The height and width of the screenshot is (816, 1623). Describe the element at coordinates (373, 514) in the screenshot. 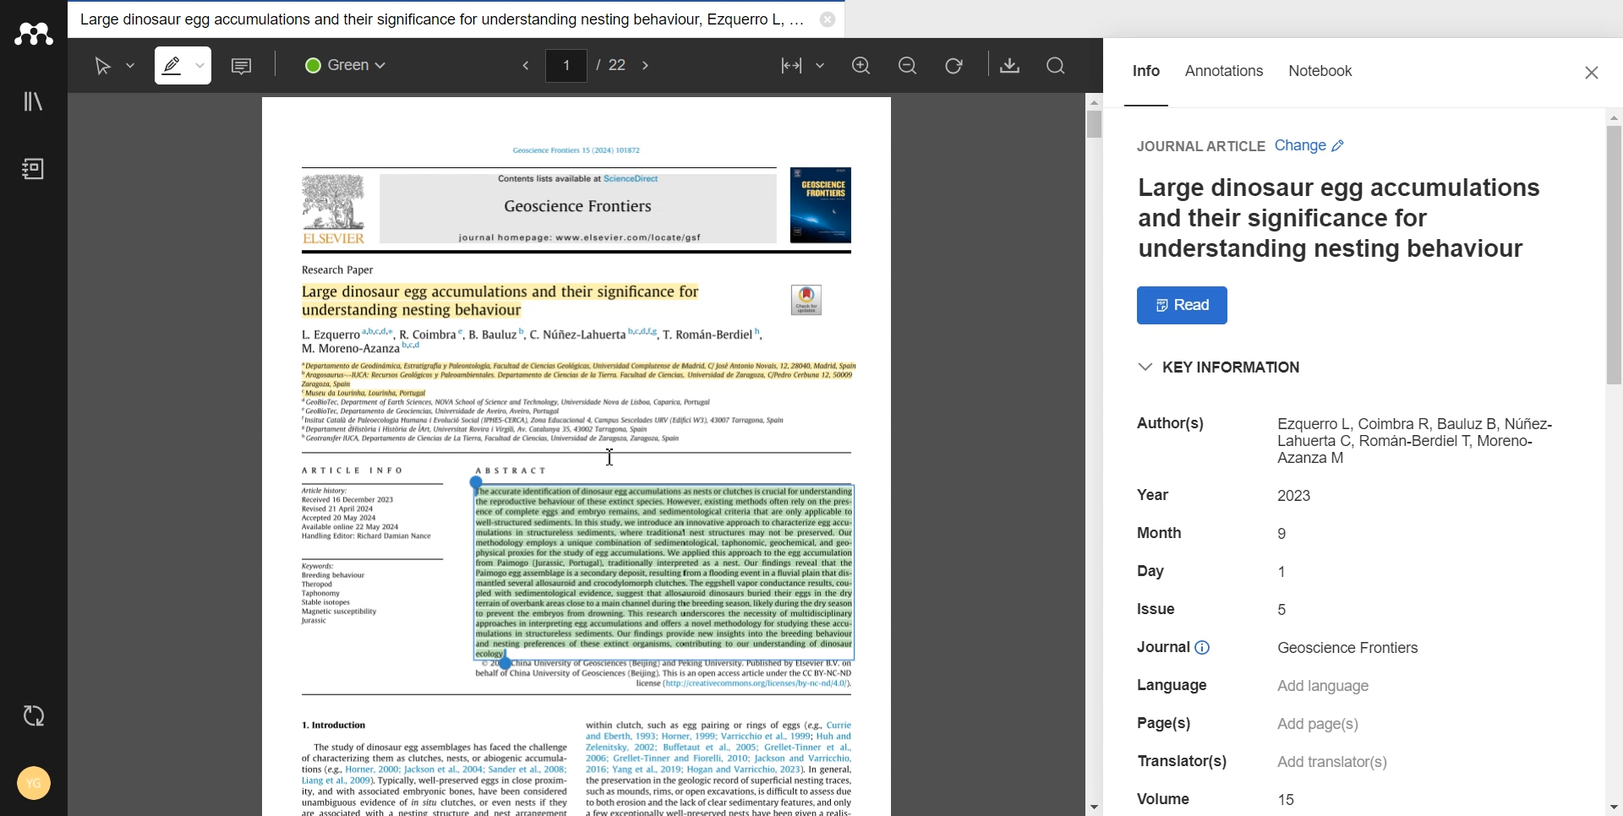

I see `text` at that location.